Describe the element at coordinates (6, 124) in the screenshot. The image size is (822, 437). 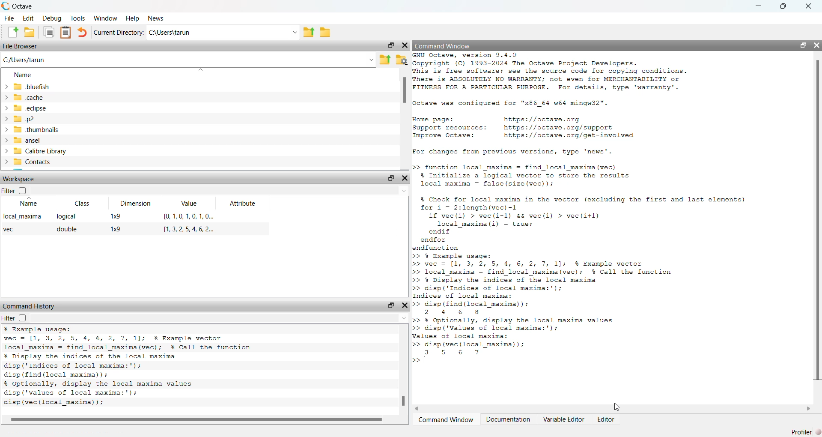
I see `expand/collapse` at that location.